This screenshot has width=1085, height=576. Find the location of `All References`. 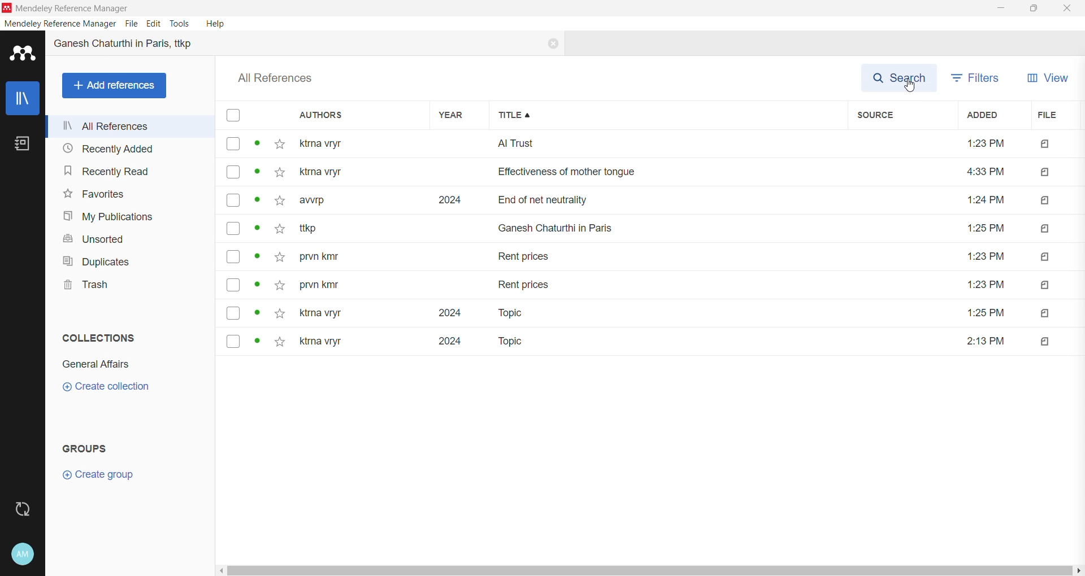

All References is located at coordinates (280, 78).